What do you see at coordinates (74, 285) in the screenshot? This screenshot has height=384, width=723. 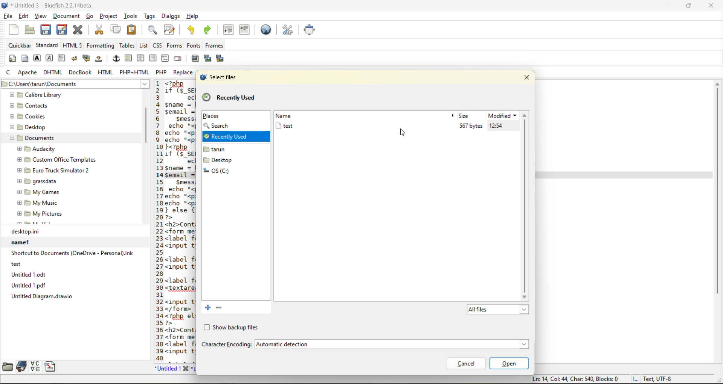 I see `Untitled 1.pdf` at bounding box center [74, 285].